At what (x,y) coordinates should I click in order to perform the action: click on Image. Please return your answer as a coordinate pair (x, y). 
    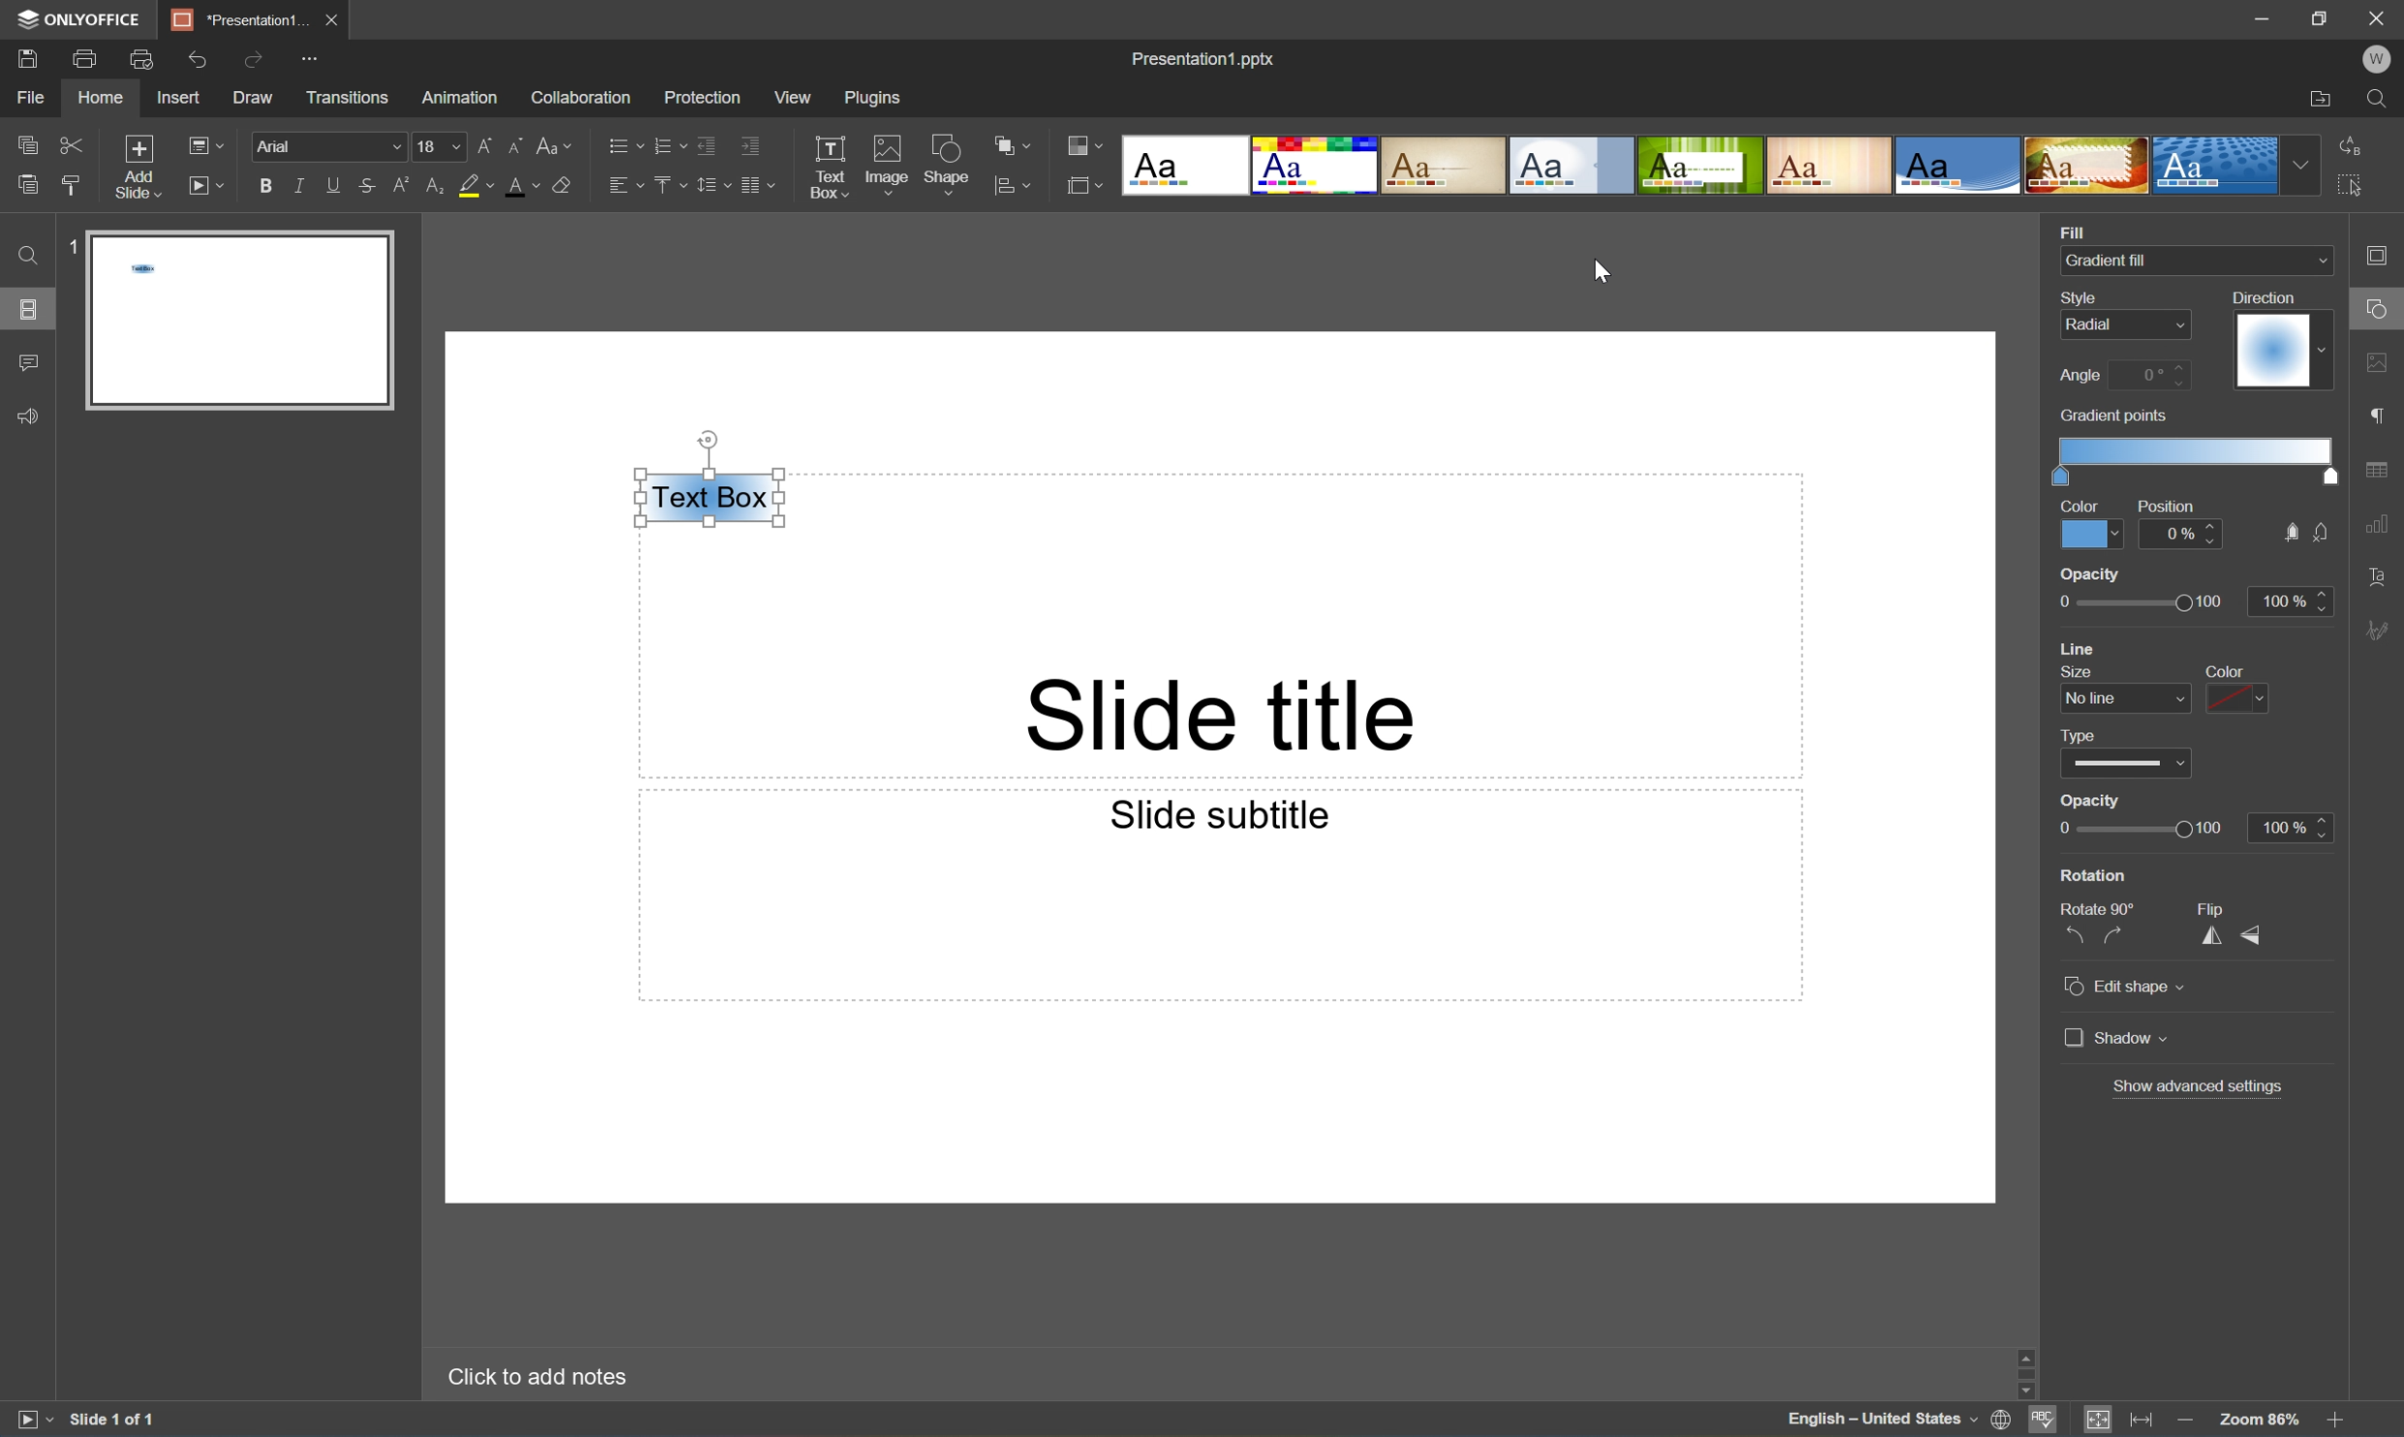
    Looking at the image, I should click on (887, 165).